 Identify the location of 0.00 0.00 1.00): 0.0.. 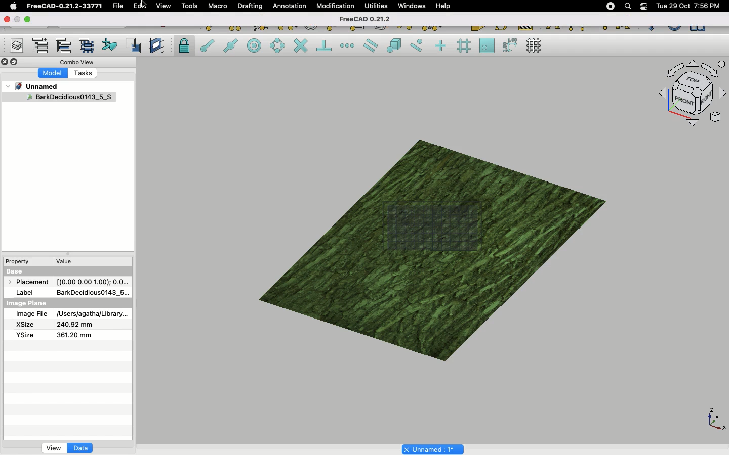
(93, 280).